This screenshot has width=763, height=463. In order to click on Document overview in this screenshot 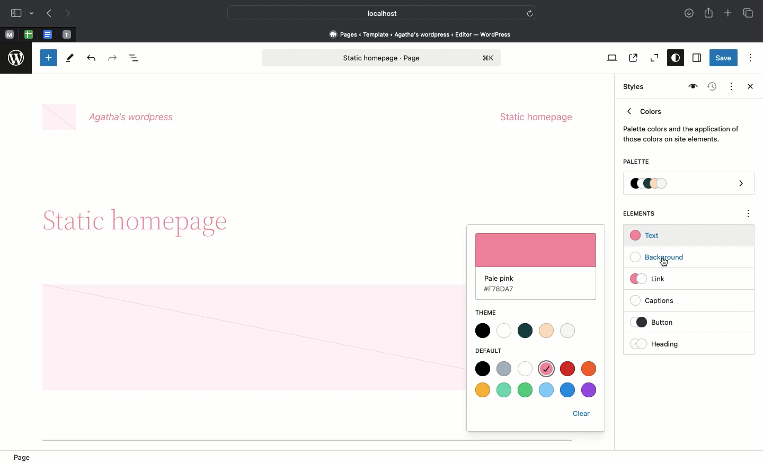, I will do `click(136, 59)`.